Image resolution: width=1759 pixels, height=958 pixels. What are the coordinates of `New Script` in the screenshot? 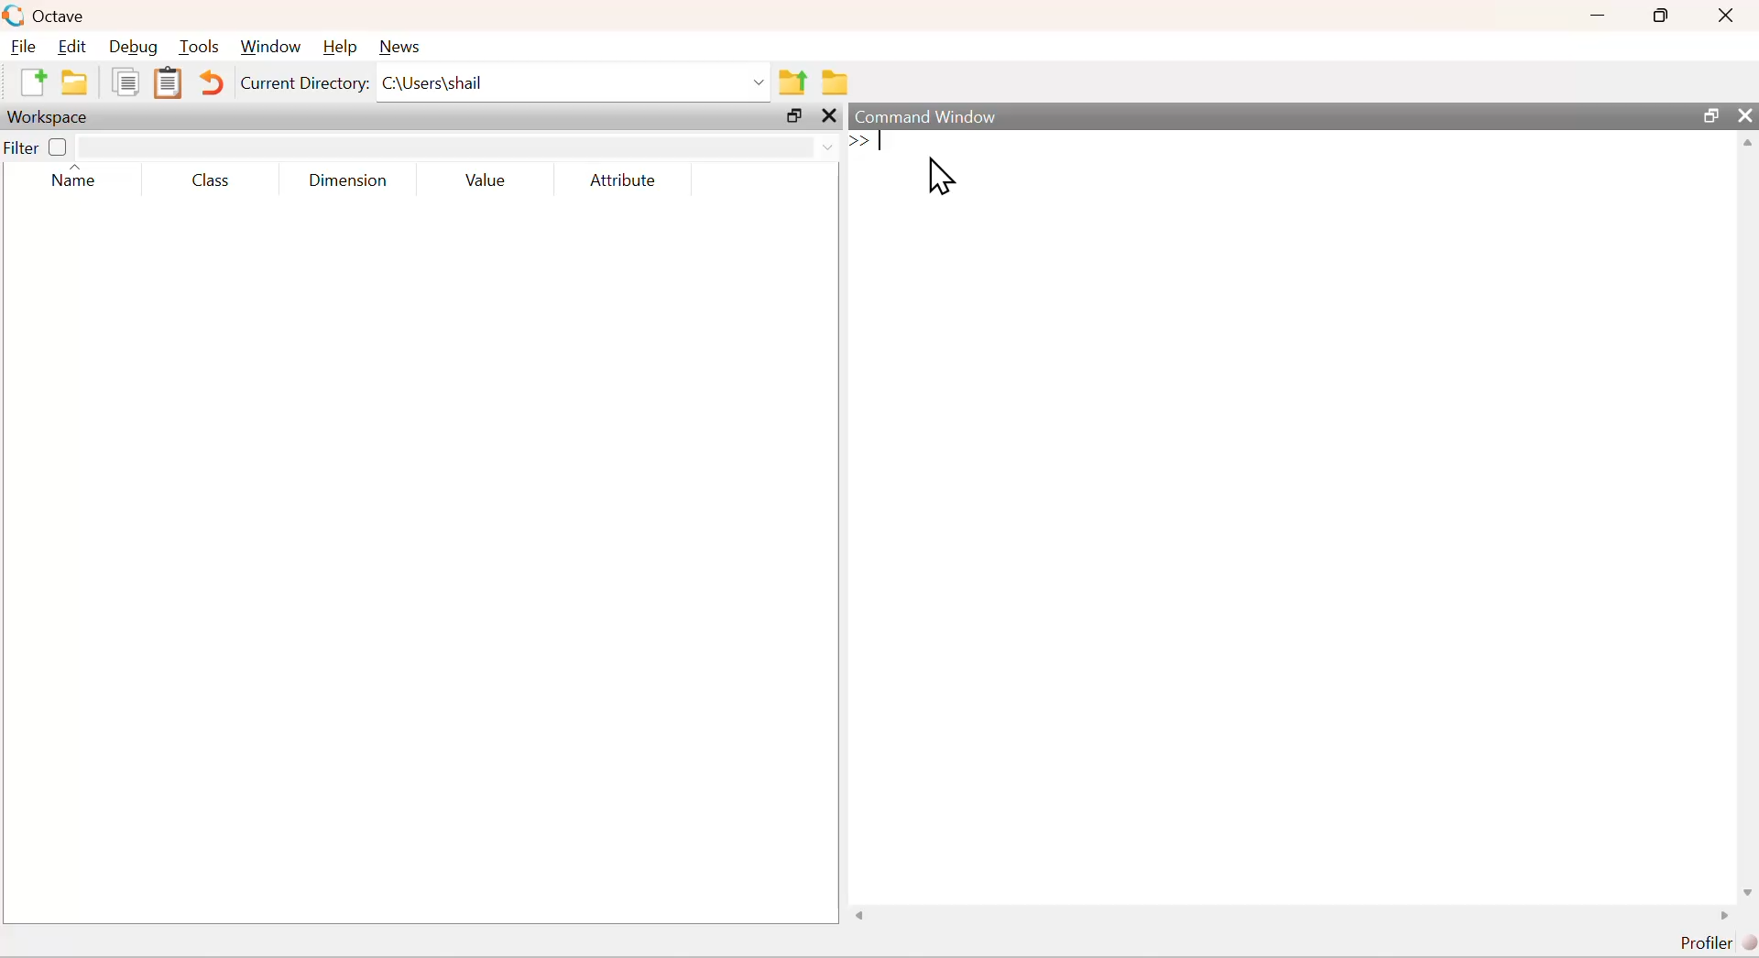 It's located at (29, 82).